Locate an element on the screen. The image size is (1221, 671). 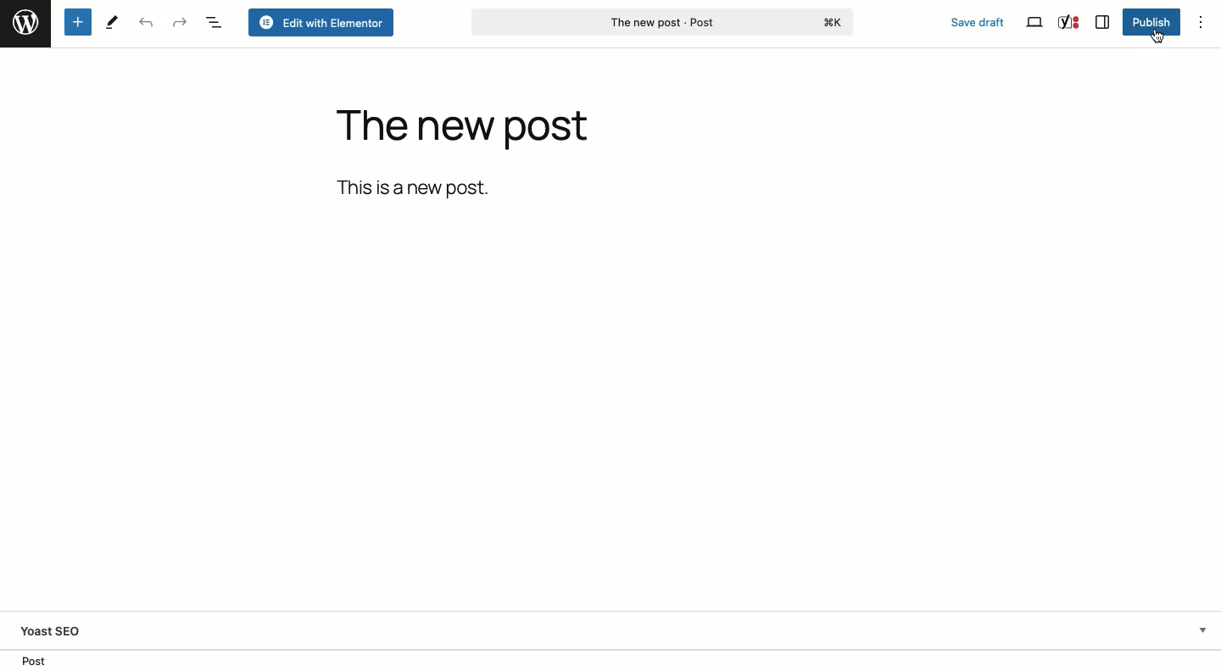
View is located at coordinates (1034, 25).